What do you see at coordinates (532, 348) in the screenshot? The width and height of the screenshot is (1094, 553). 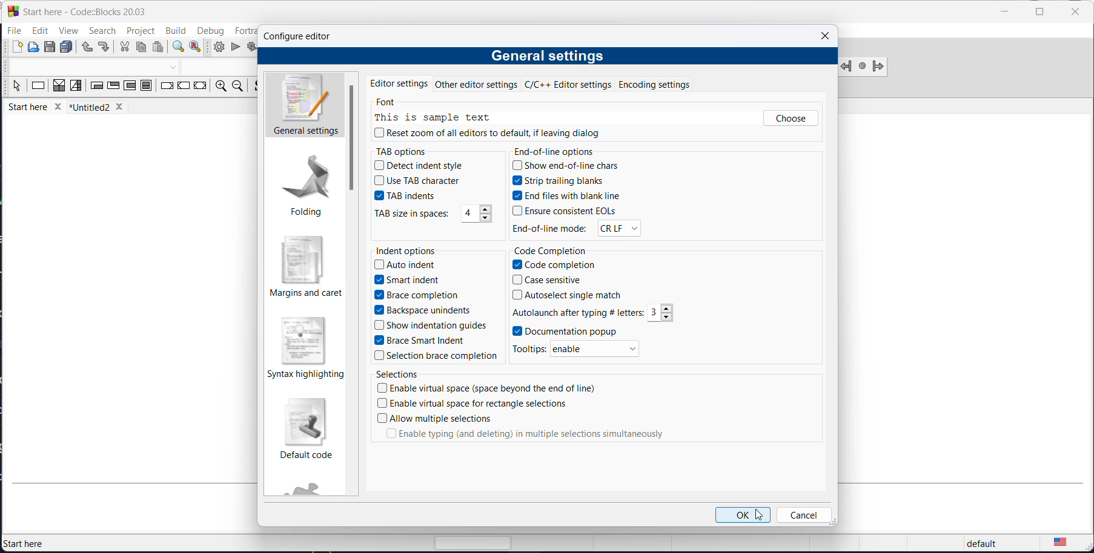 I see `tooltips options` at bounding box center [532, 348].